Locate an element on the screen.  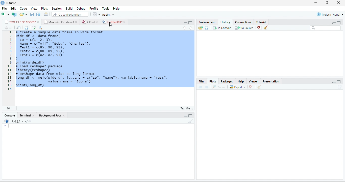
open folder is located at coordinates (201, 28).